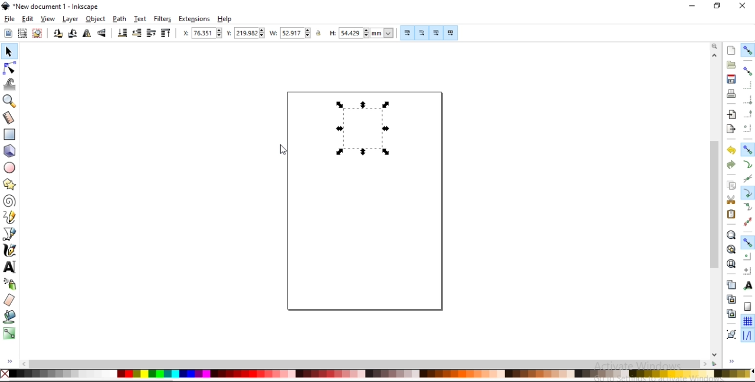 This screenshot has height=382, width=755. What do you see at coordinates (748, 149) in the screenshot?
I see `snap nodes, paths and handles` at bounding box center [748, 149].